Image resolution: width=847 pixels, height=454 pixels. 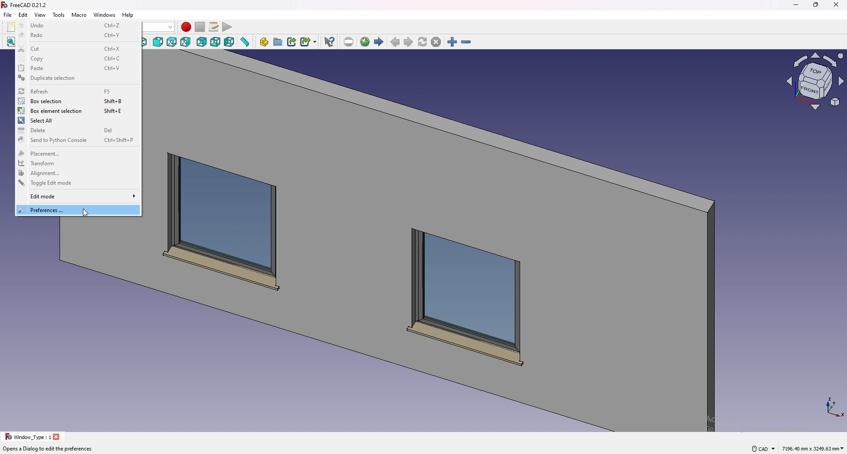 What do you see at coordinates (330, 41) in the screenshot?
I see `what's this?` at bounding box center [330, 41].